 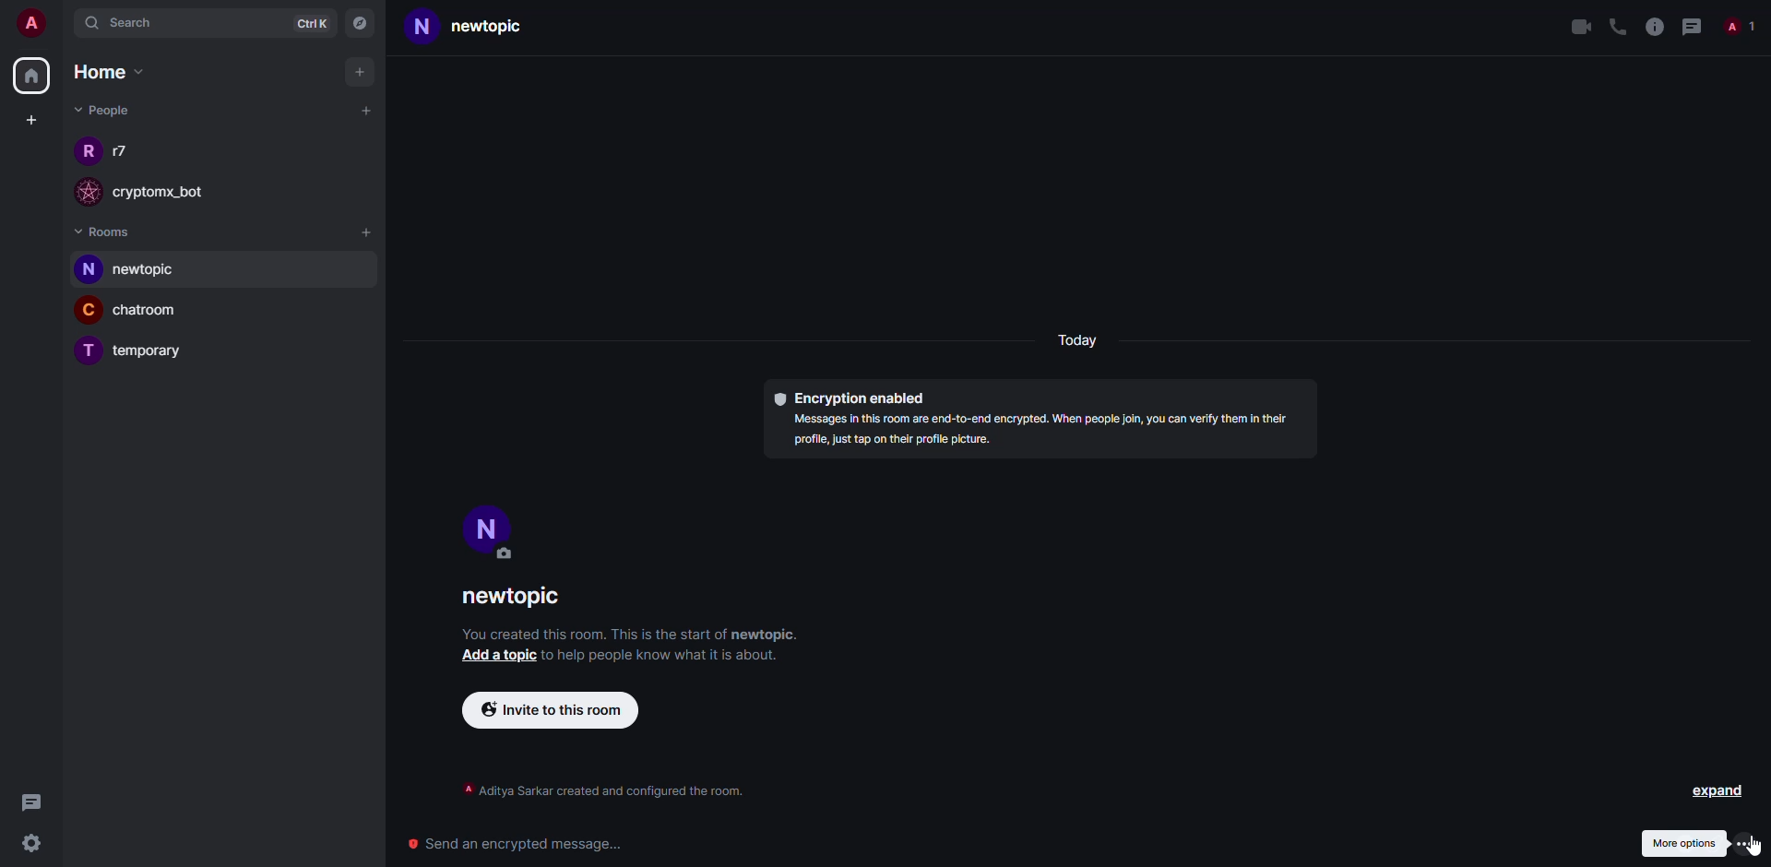 What do you see at coordinates (172, 192) in the screenshot?
I see `bot` at bounding box center [172, 192].